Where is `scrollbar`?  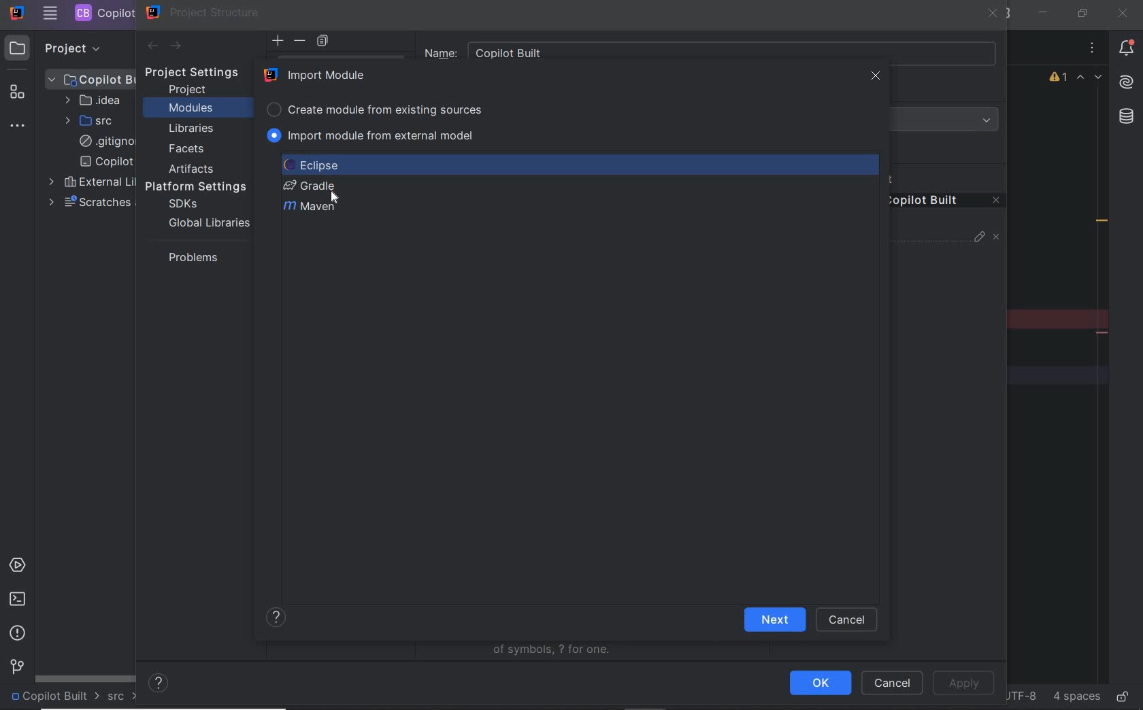 scrollbar is located at coordinates (86, 677).